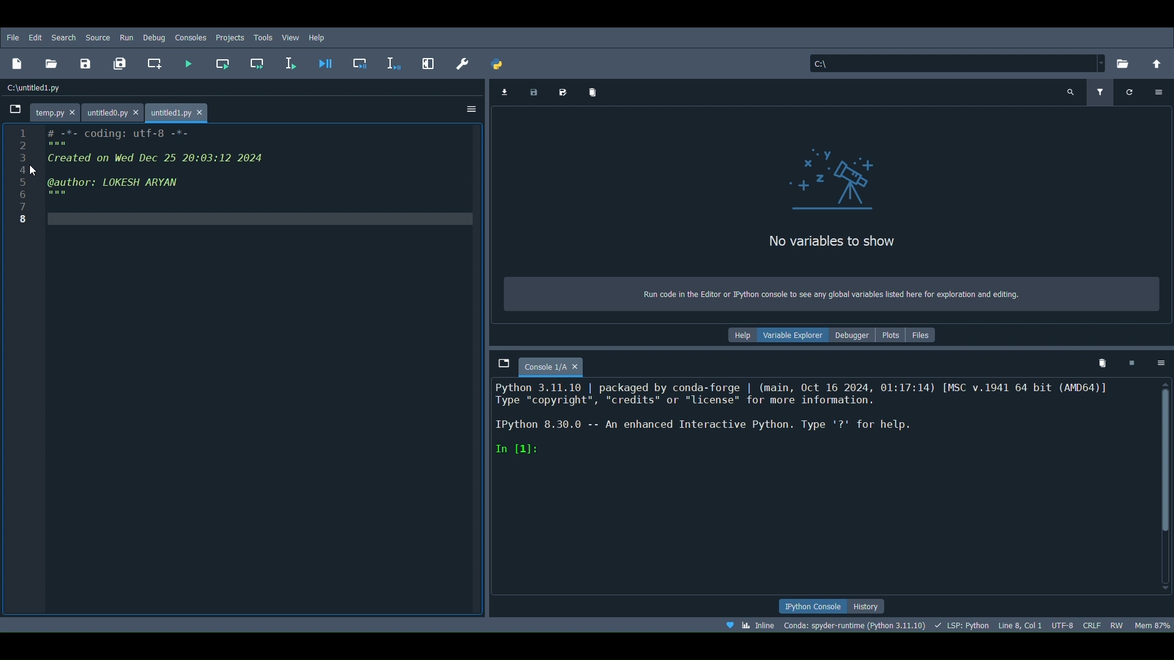 The height and width of the screenshot is (660, 1174). What do you see at coordinates (1167, 487) in the screenshot?
I see `Scrollbar` at bounding box center [1167, 487].